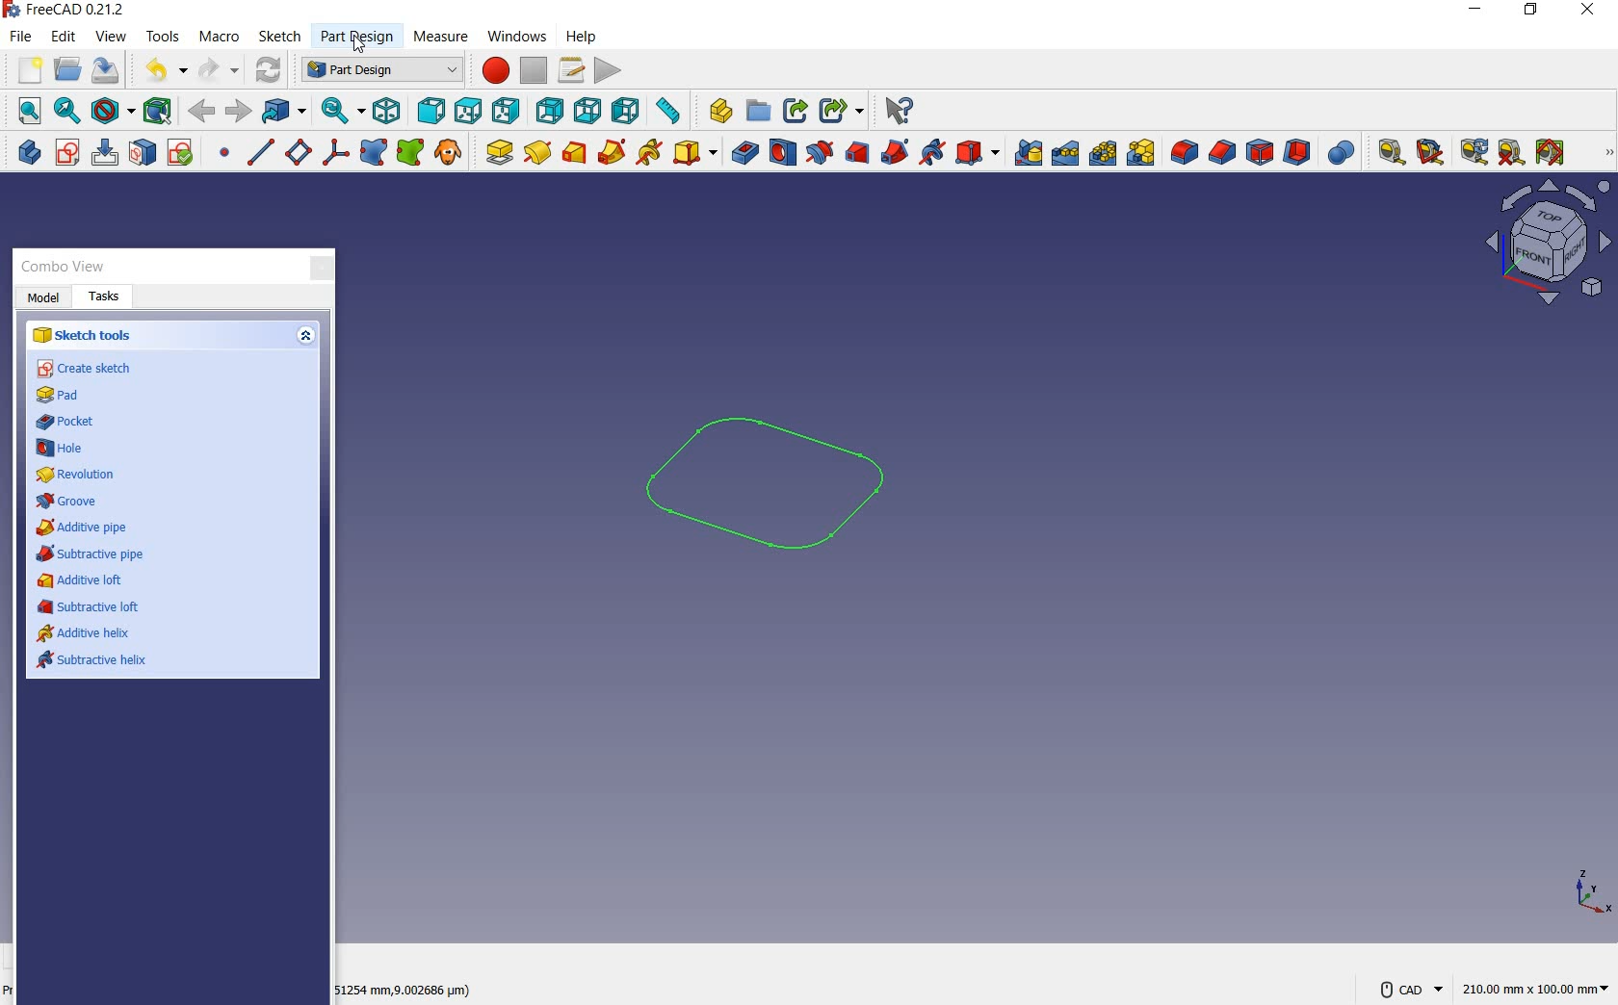 The image size is (1618, 1005). I want to click on minimize, so click(1477, 10).